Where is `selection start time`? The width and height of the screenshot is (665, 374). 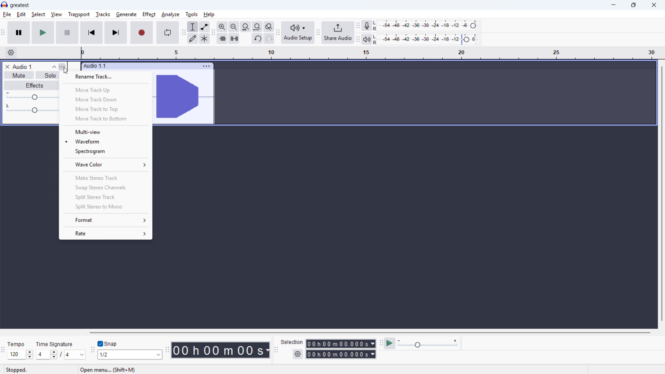
selection start time is located at coordinates (341, 344).